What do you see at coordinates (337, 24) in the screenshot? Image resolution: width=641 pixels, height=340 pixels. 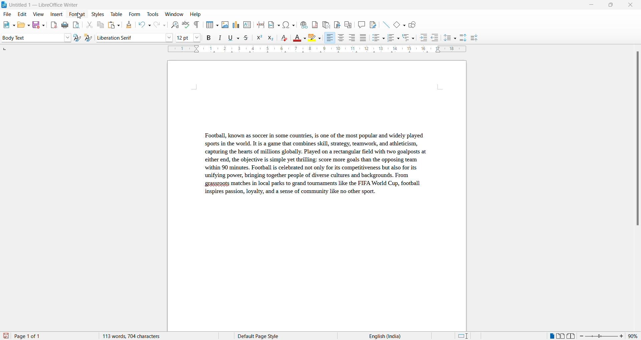 I see `insert bookmarks` at bounding box center [337, 24].